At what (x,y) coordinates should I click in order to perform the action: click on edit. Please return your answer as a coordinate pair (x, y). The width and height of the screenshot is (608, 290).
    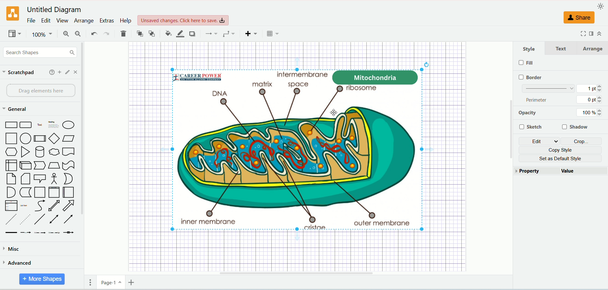
    Looking at the image, I should click on (539, 141).